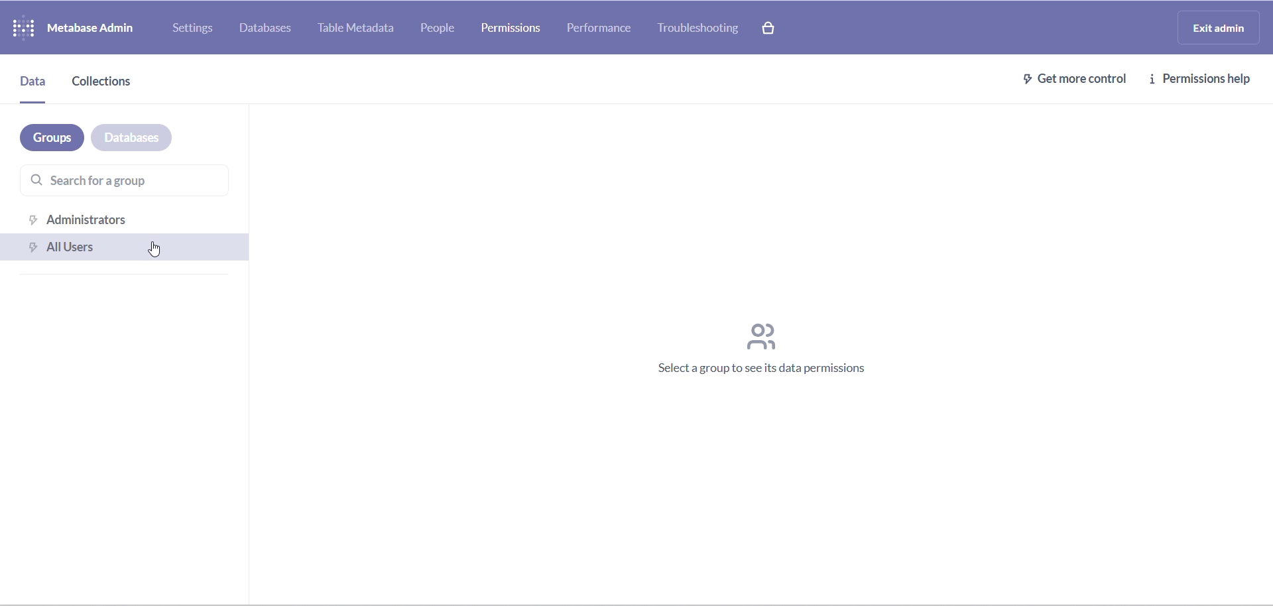  What do you see at coordinates (600, 27) in the screenshot?
I see `performance` at bounding box center [600, 27].